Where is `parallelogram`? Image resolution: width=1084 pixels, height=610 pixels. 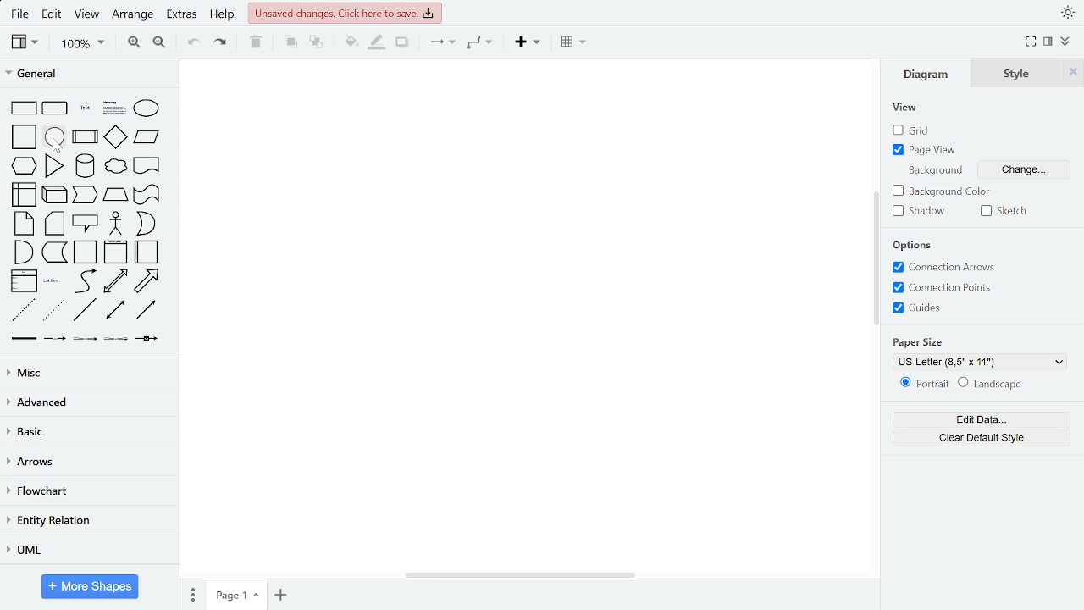
parallelogram is located at coordinates (147, 138).